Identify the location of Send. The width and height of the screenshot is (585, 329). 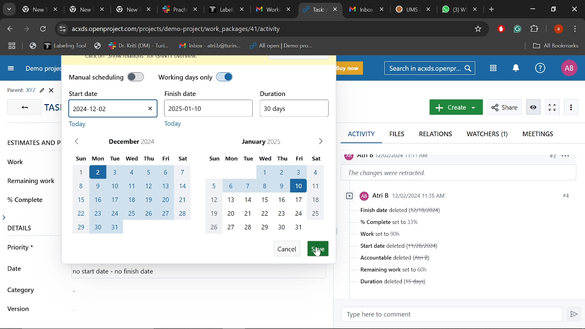
(574, 314).